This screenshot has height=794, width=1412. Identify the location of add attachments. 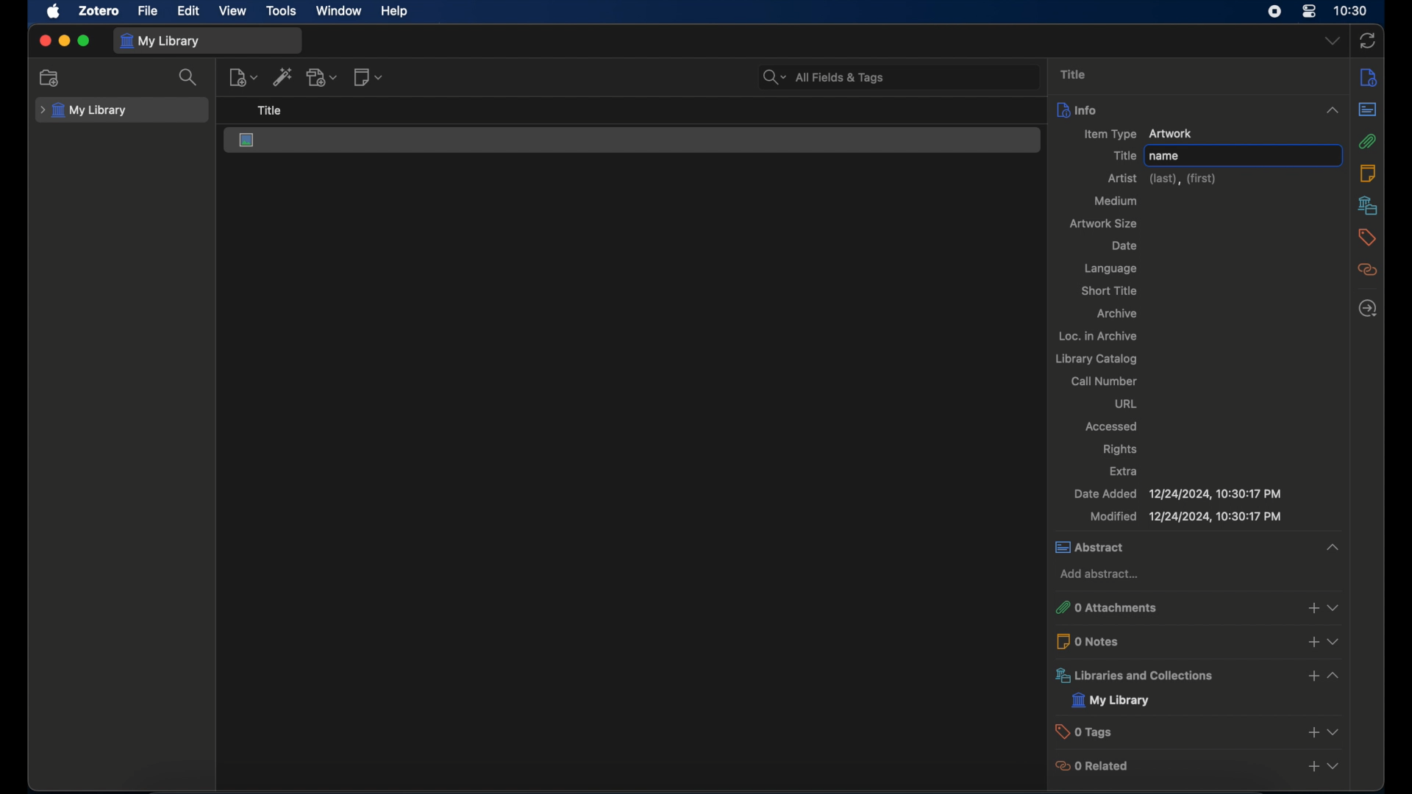
(322, 77).